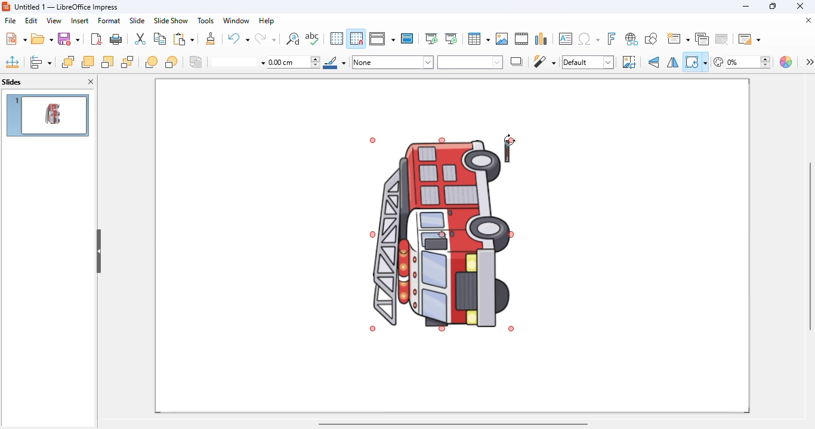 The image size is (815, 429). What do you see at coordinates (205, 20) in the screenshot?
I see `tools` at bounding box center [205, 20].